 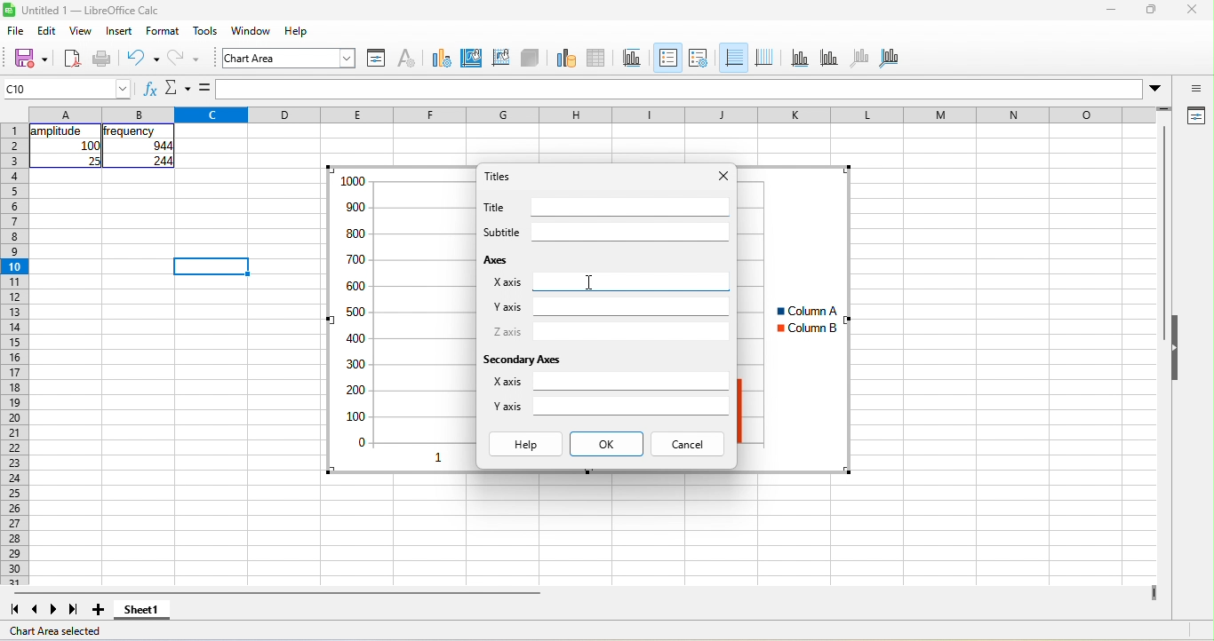 What do you see at coordinates (500, 59) in the screenshot?
I see `chart wall` at bounding box center [500, 59].